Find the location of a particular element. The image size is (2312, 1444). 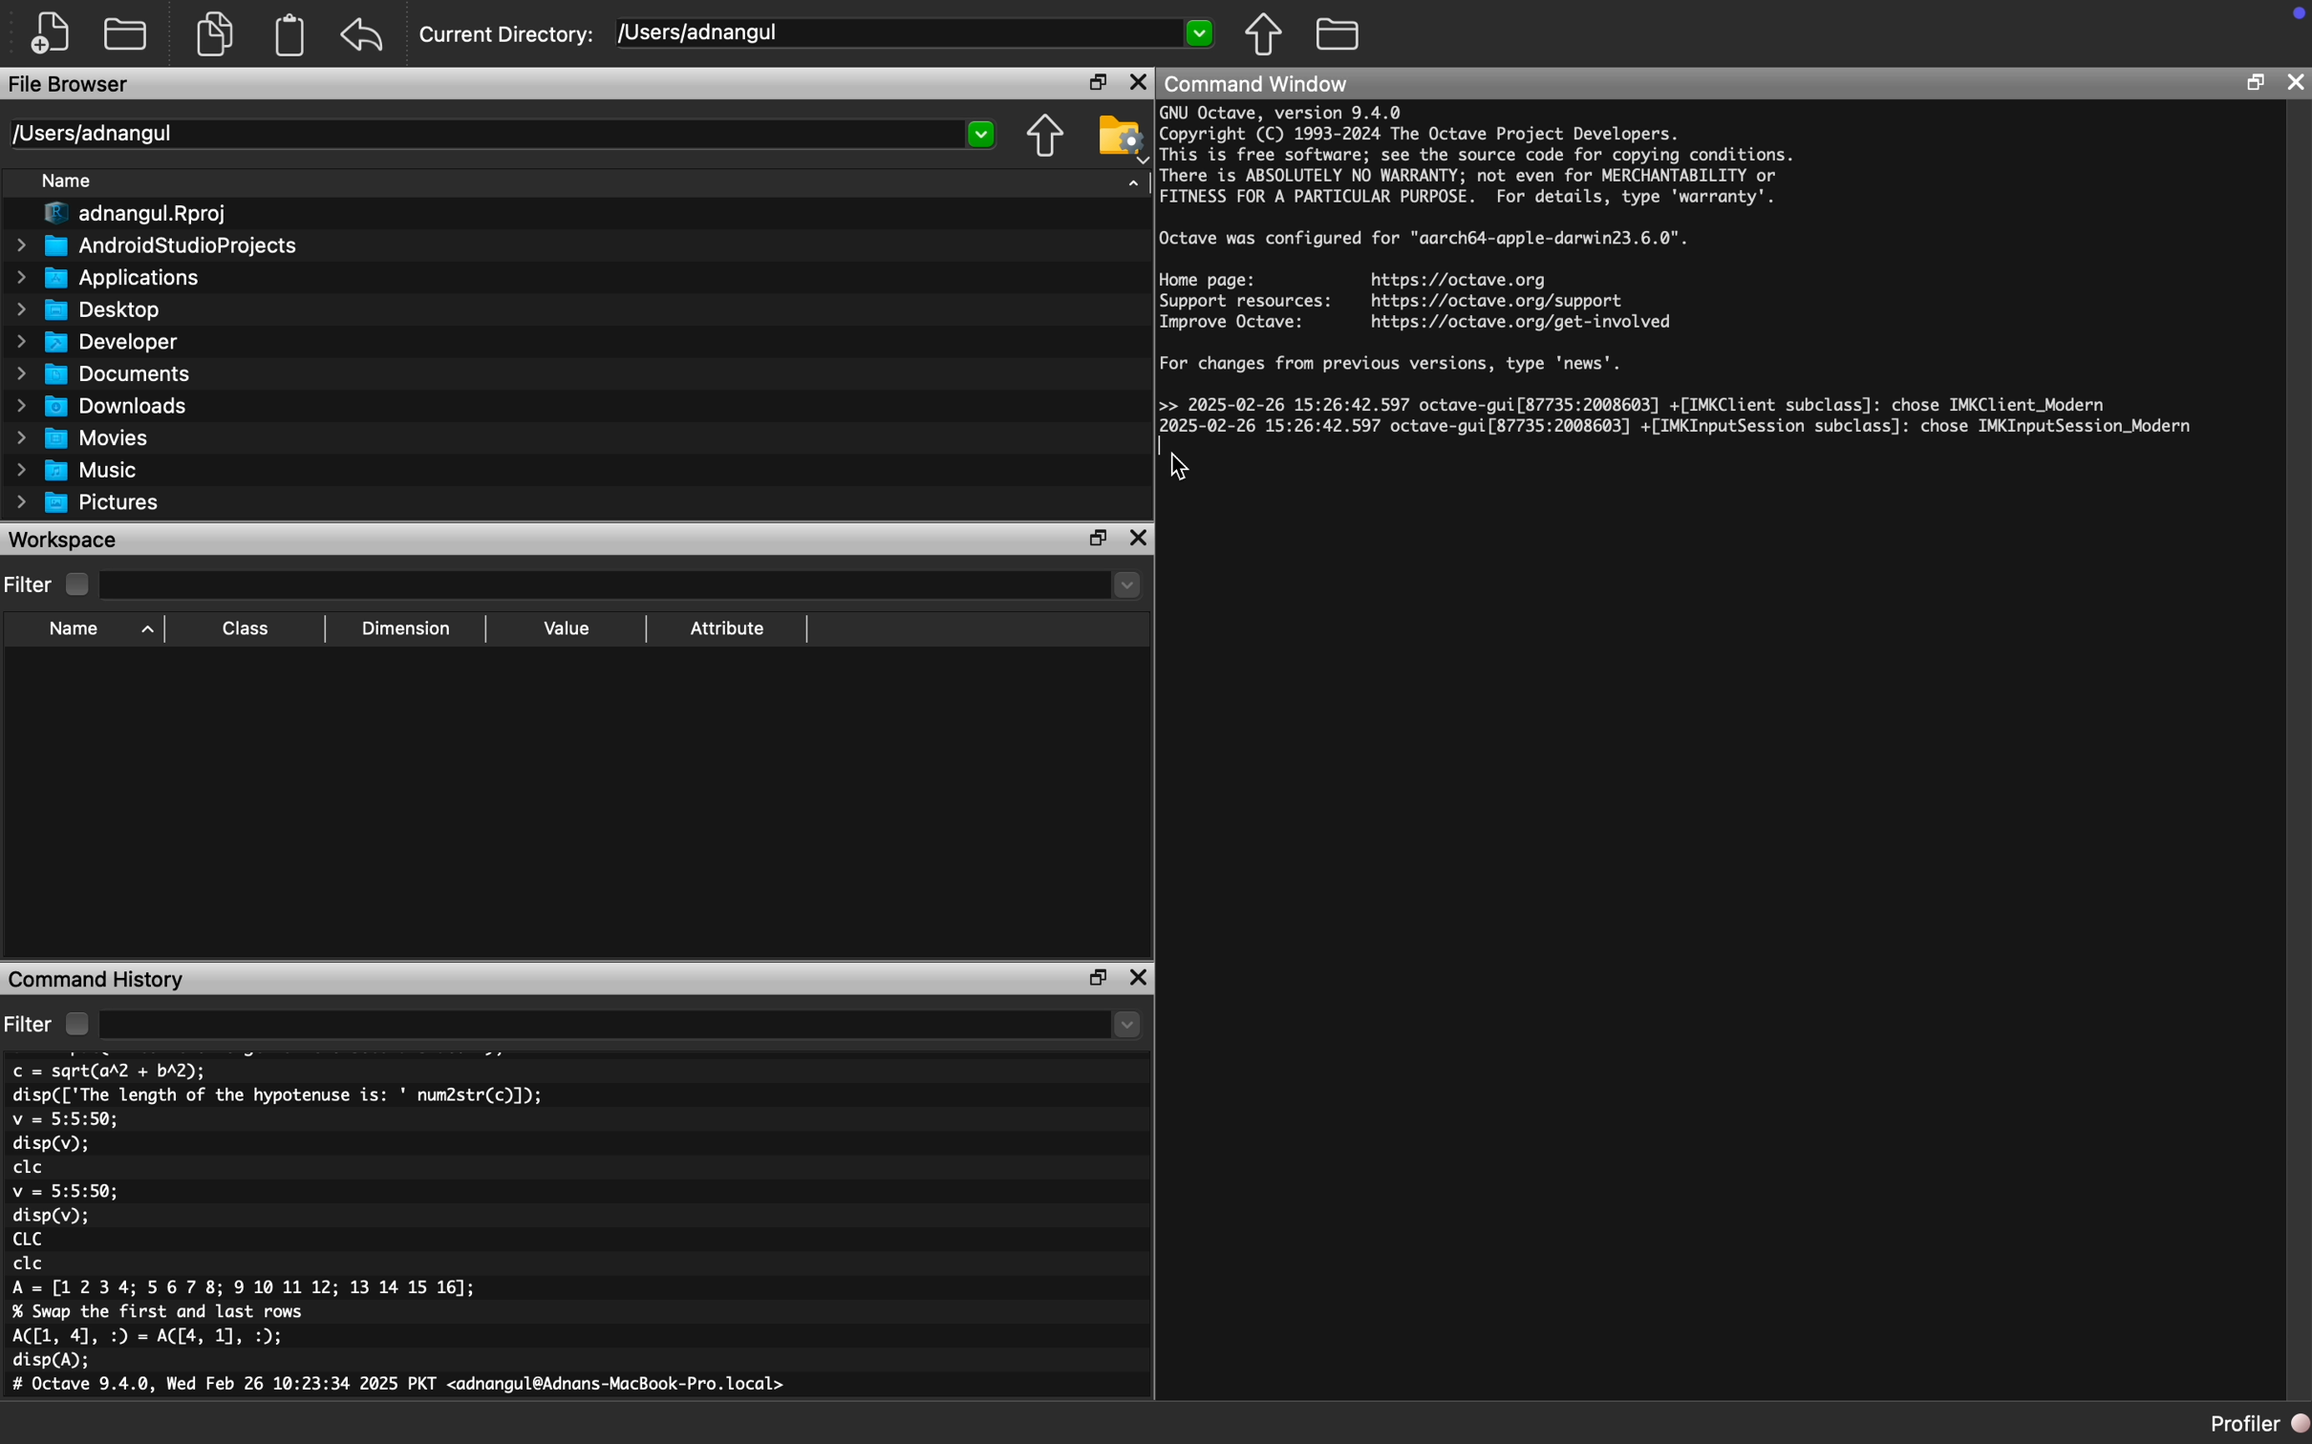

Restore Down is located at coordinates (1100, 978).